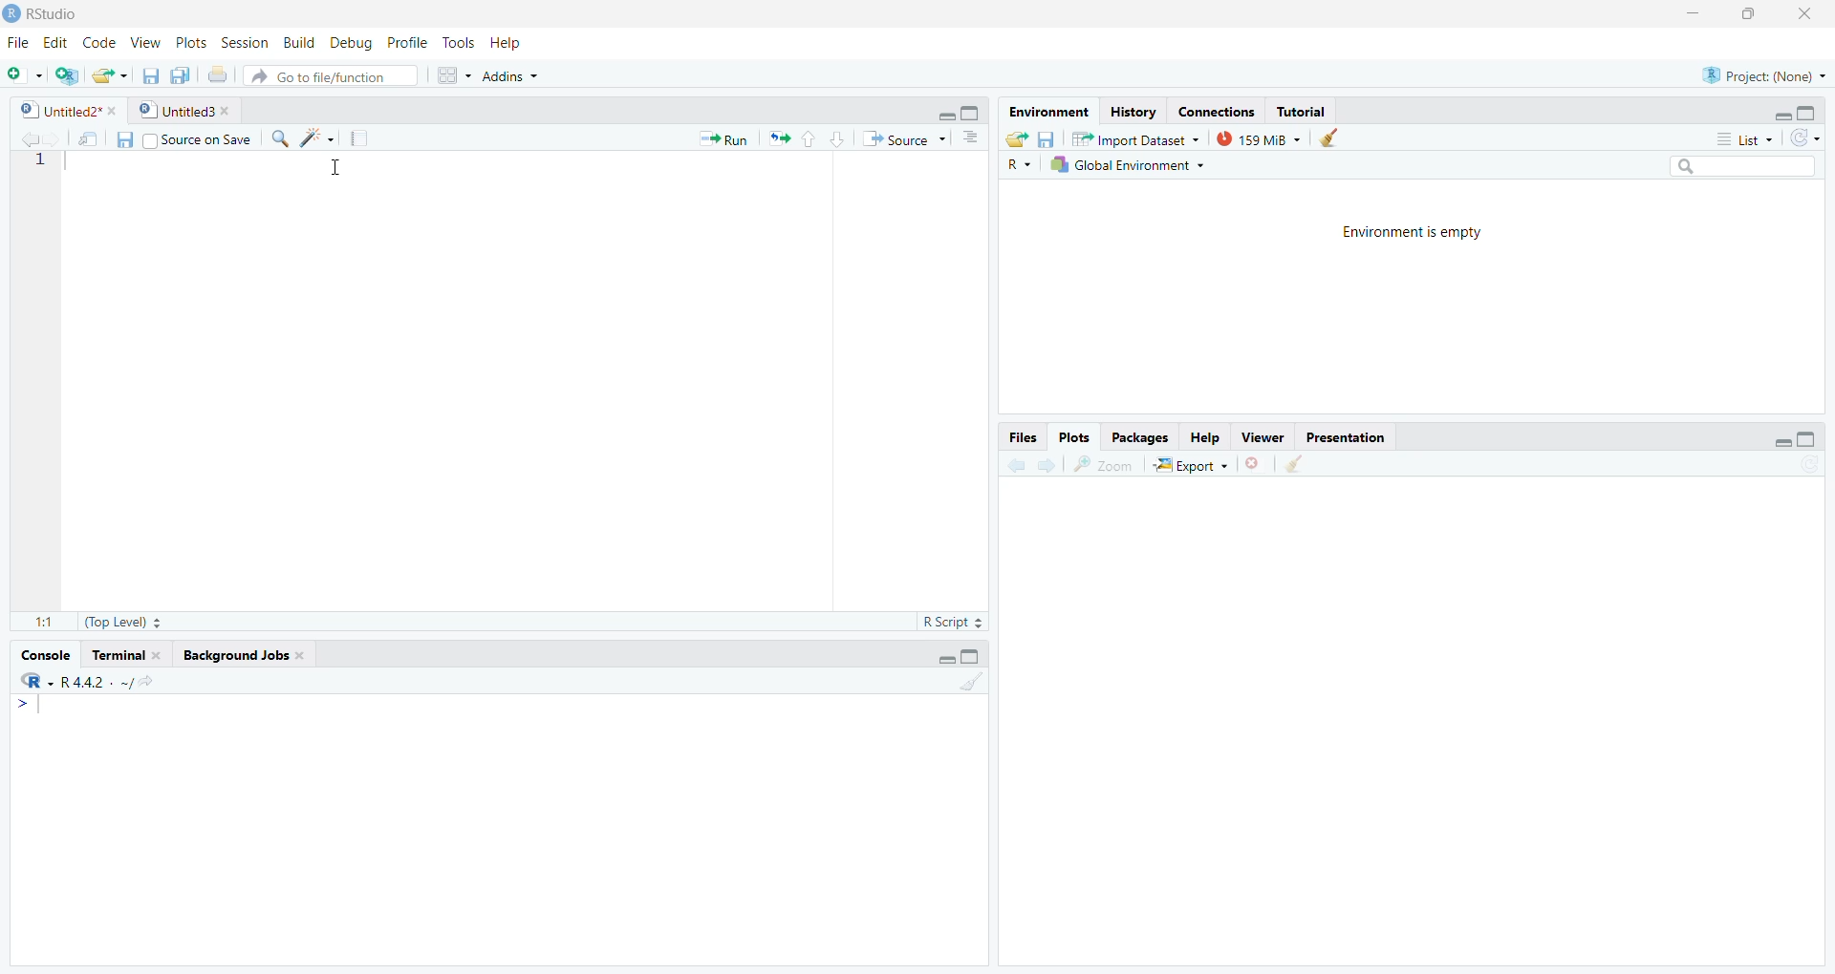 This screenshot has height=974, width=1835. Describe the element at coordinates (42, 160) in the screenshot. I see `1` at that location.